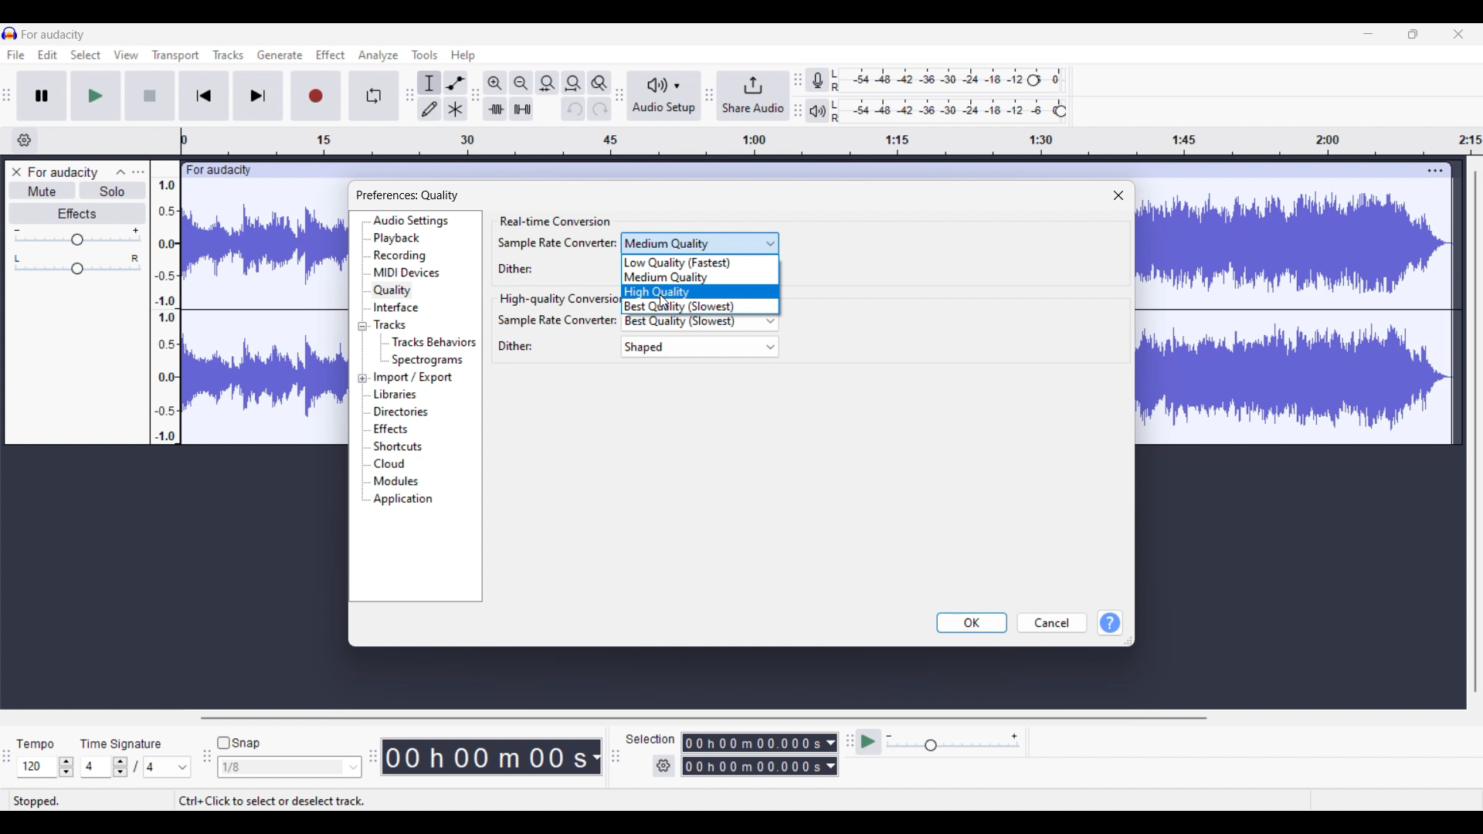 The width and height of the screenshot is (1483, 834). Describe the element at coordinates (701, 291) in the screenshot. I see `high quality` at that location.